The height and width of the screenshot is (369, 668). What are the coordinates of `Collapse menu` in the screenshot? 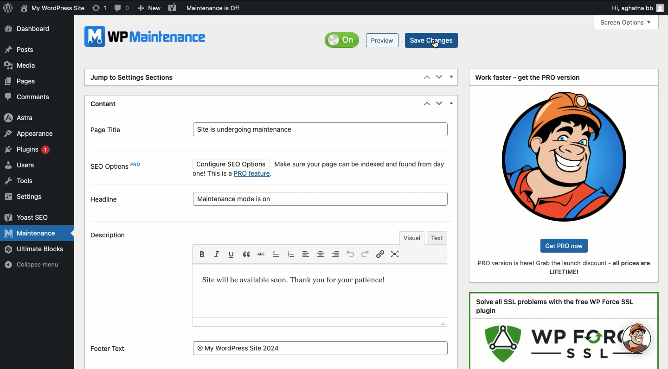 It's located at (31, 265).